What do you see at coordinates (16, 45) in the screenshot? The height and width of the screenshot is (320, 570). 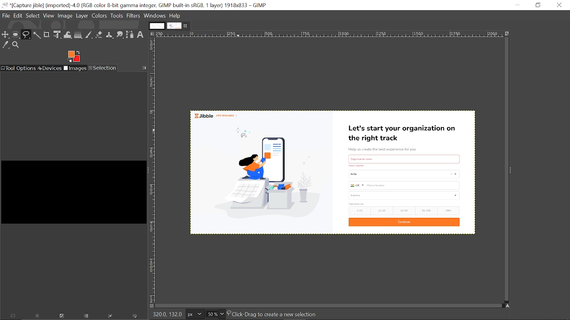 I see `Zoom tool` at bounding box center [16, 45].